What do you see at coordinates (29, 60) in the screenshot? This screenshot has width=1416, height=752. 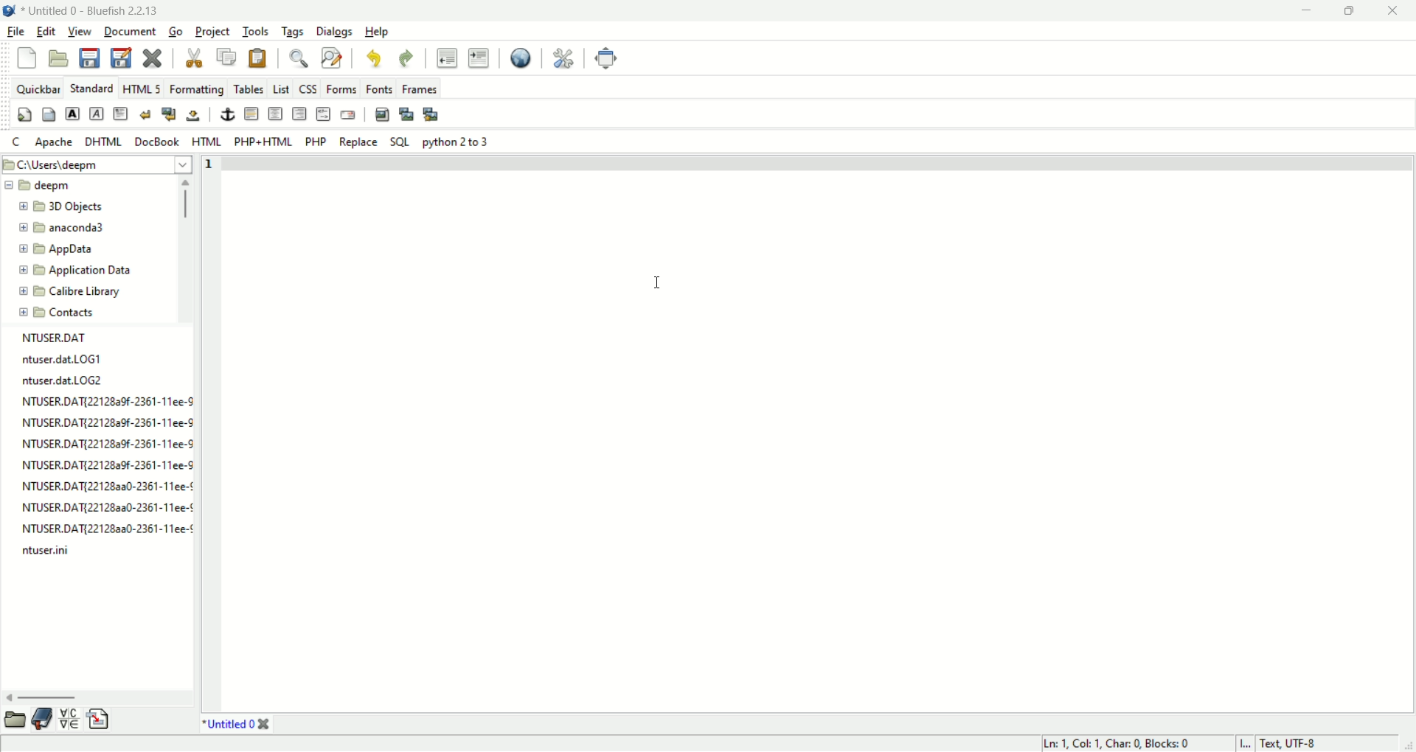 I see `new` at bounding box center [29, 60].